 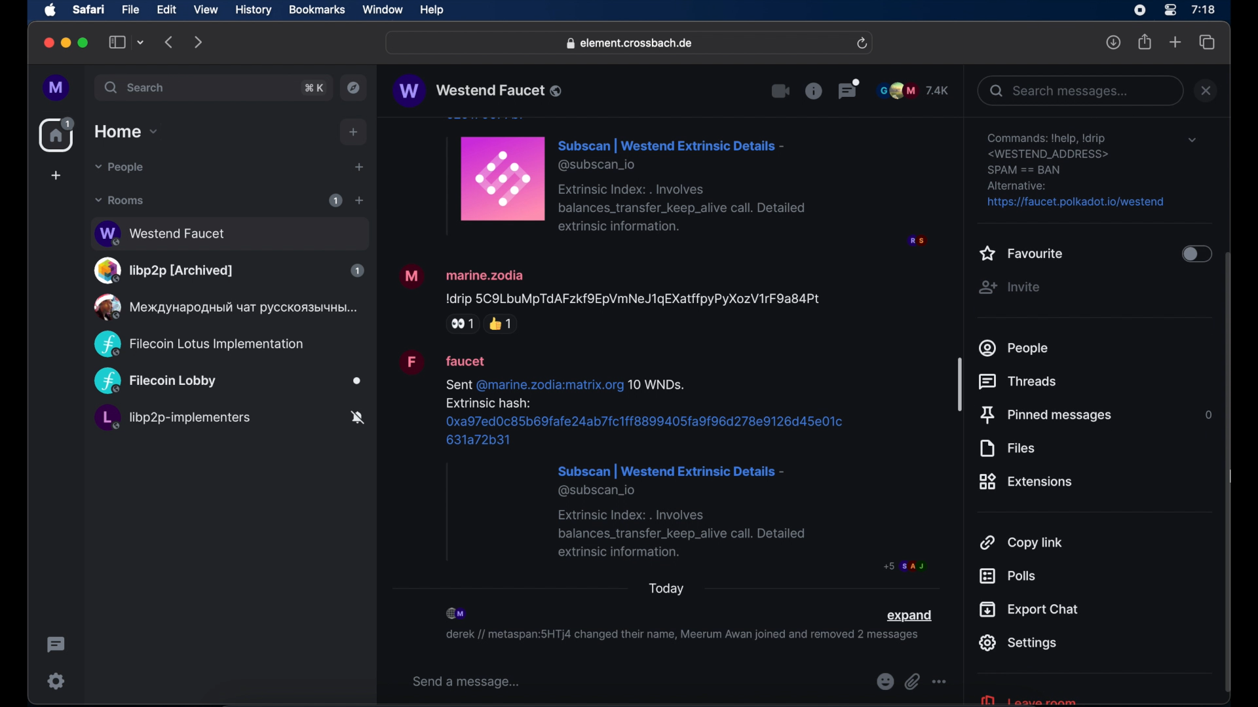 What do you see at coordinates (1021, 382) in the screenshot?
I see `threads` at bounding box center [1021, 382].